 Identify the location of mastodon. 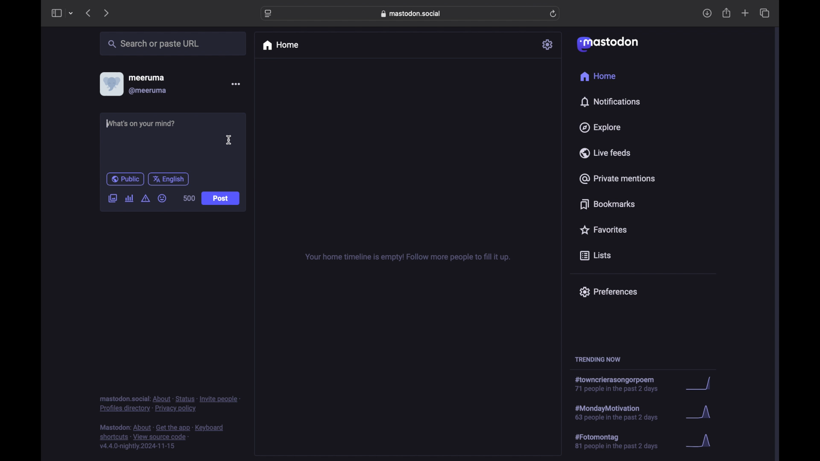
(608, 44).